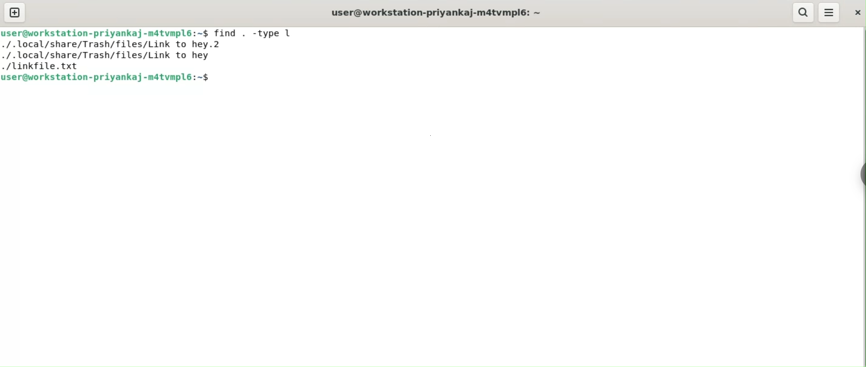 Image resolution: width=866 pixels, height=367 pixels. I want to click on cursor, so click(226, 78).